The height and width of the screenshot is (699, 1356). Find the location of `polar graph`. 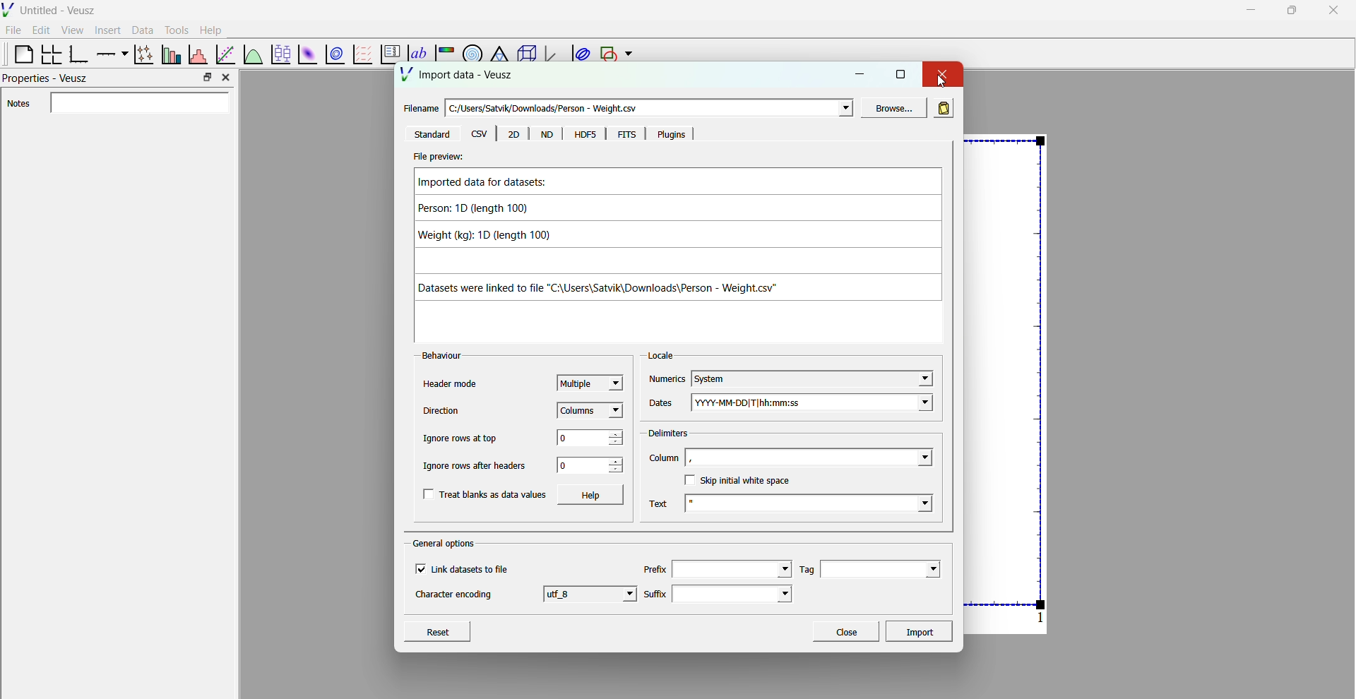

polar graph is located at coordinates (470, 49).